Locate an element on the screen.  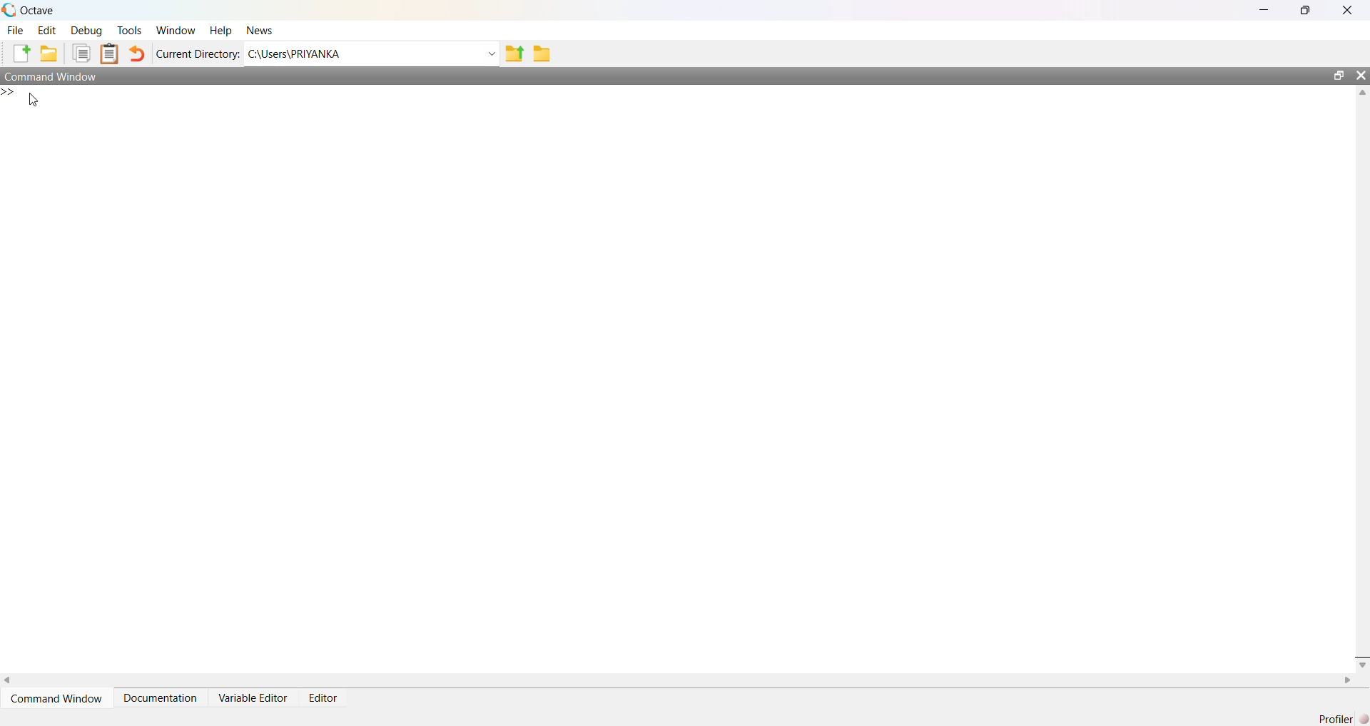
add file is located at coordinates (23, 54).